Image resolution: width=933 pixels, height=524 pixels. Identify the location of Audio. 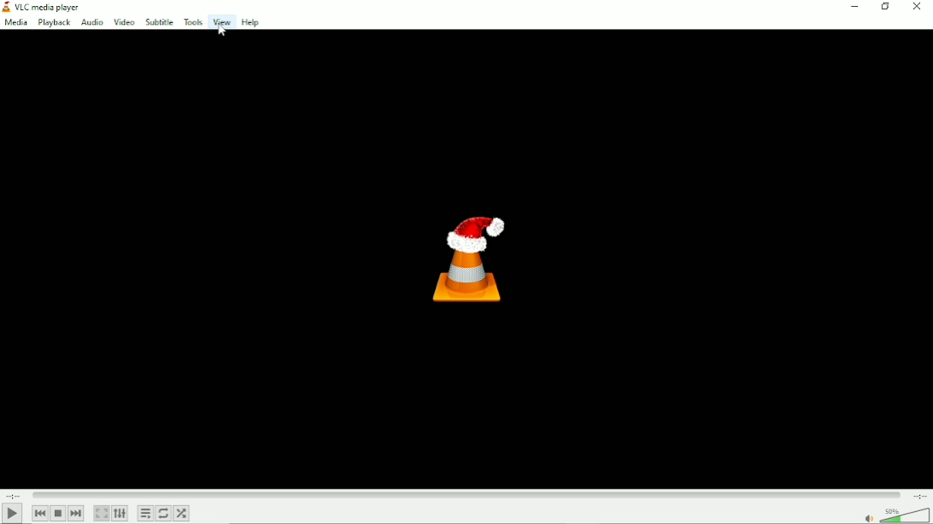
(91, 23).